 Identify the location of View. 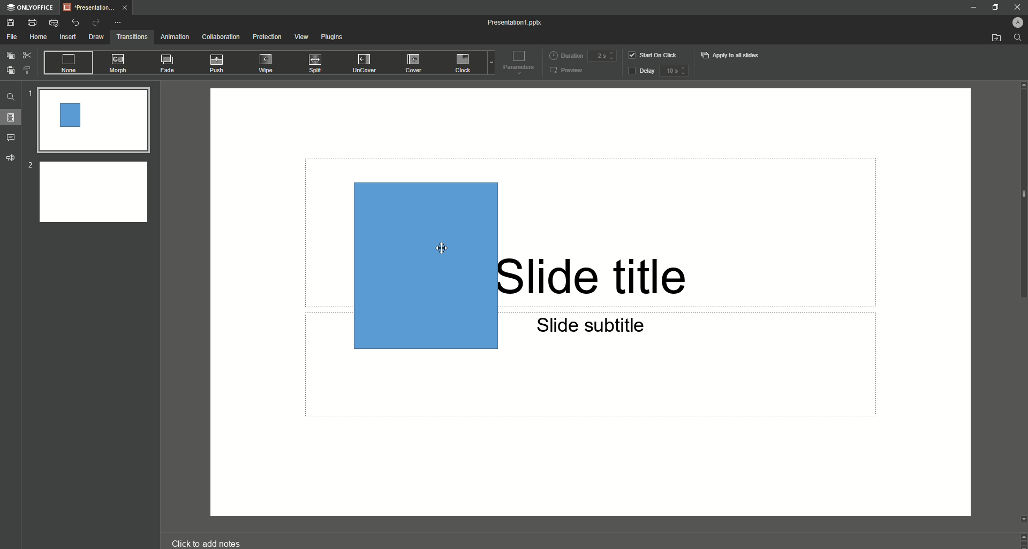
(301, 37).